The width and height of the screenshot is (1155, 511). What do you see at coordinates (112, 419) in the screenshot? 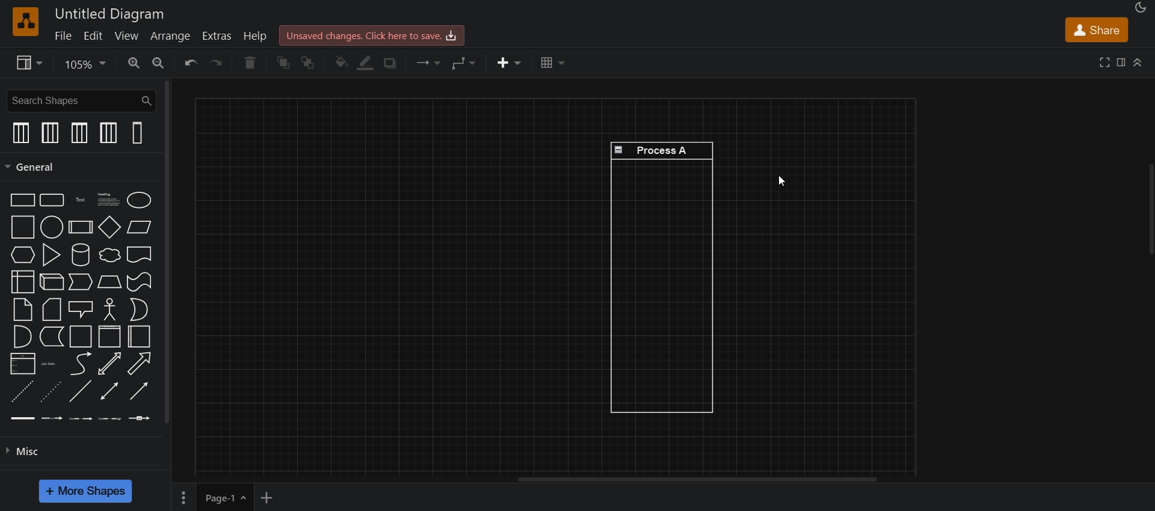
I see `connector with 3 labels` at bounding box center [112, 419].